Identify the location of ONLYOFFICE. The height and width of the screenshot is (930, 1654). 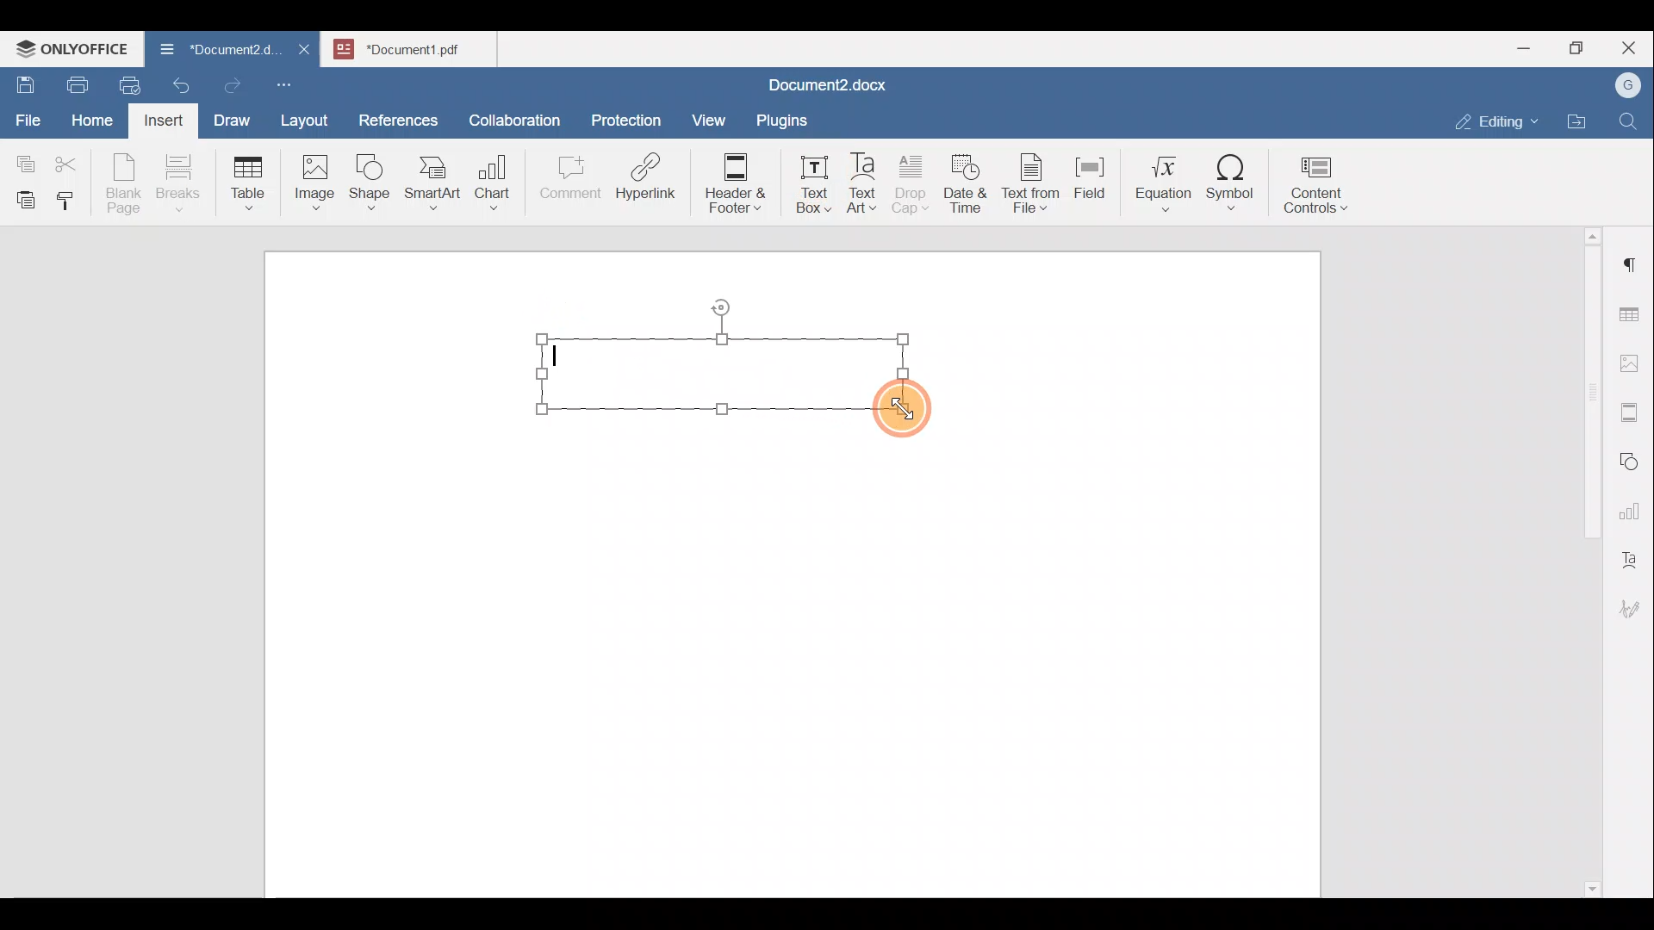
(73, 47).